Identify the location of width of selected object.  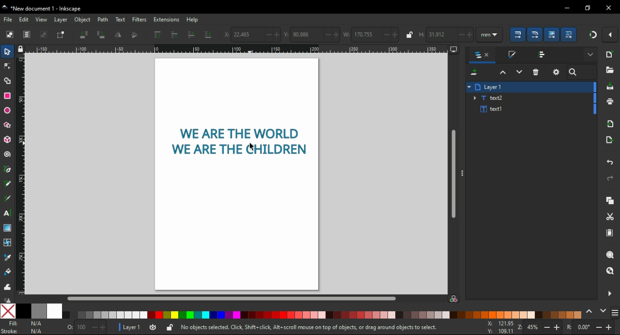
(371, 34).